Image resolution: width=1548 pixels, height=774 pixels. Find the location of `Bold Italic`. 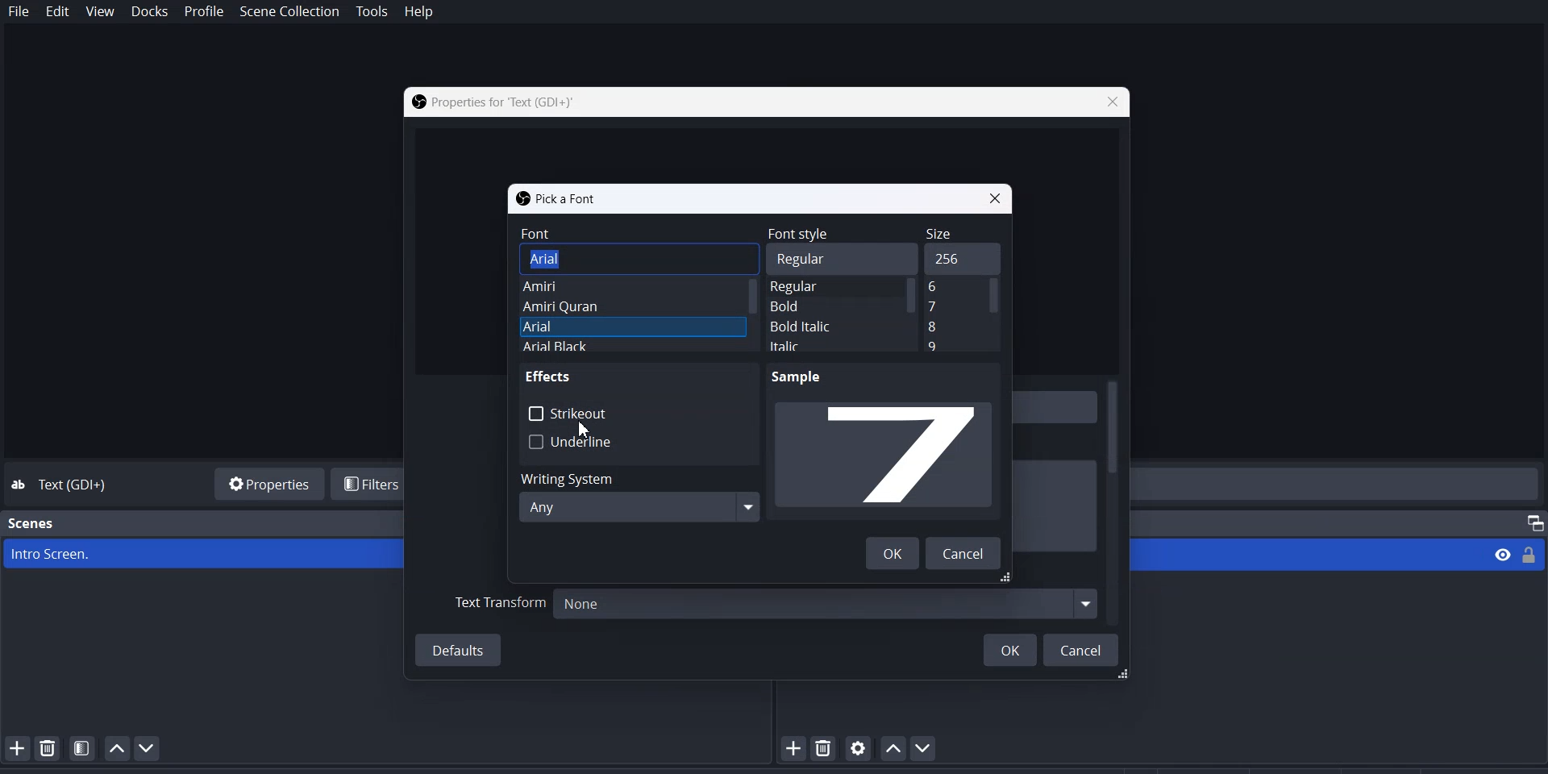

Bold Italic is located at coordinates (811, 326).